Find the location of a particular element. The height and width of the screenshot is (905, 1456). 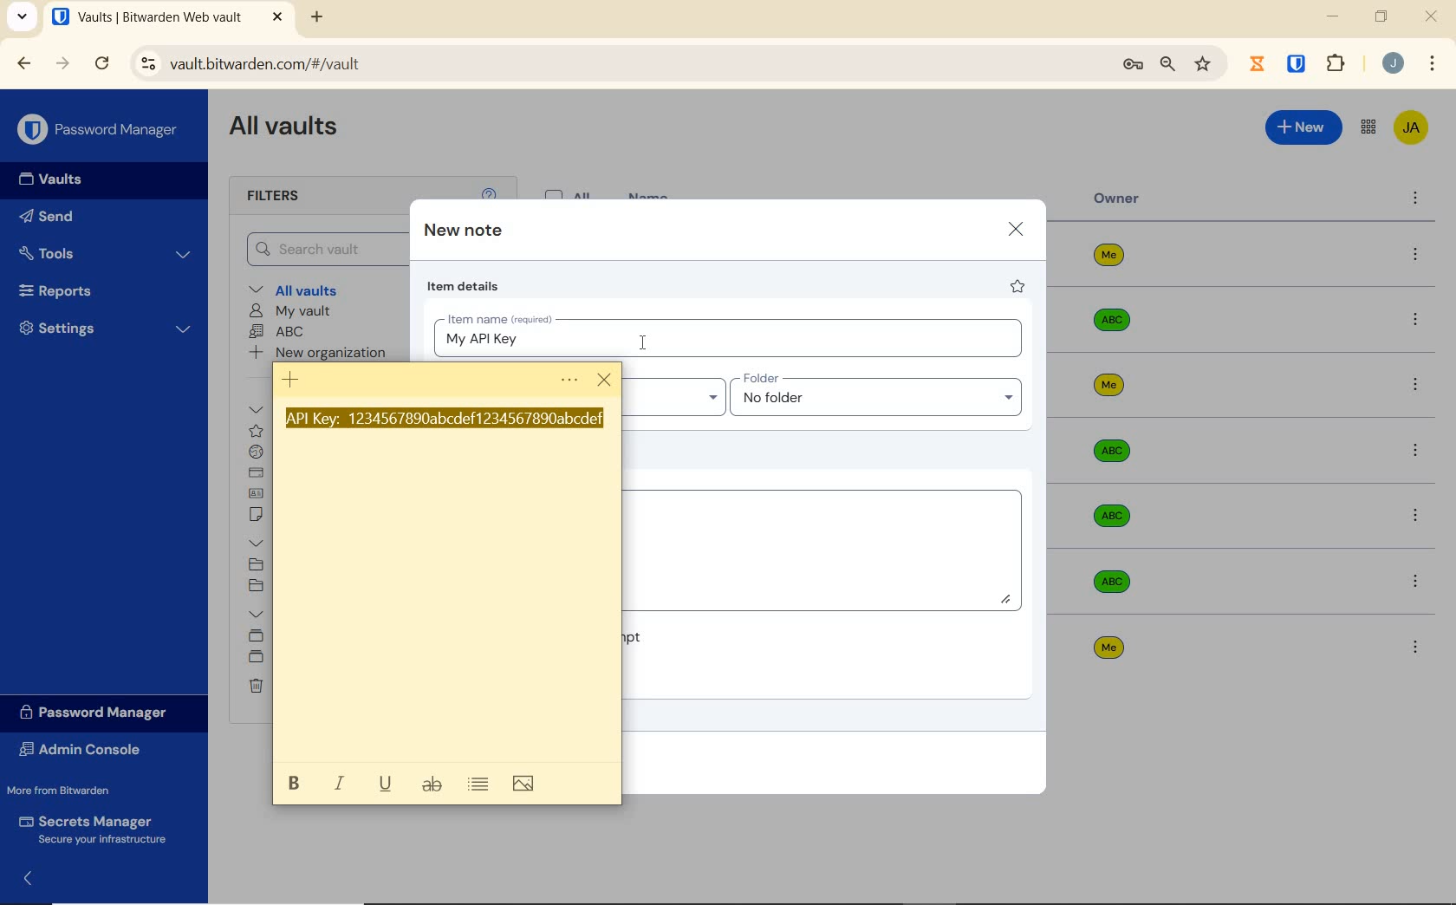

expand/collapse is located at coordinates (31, 876).